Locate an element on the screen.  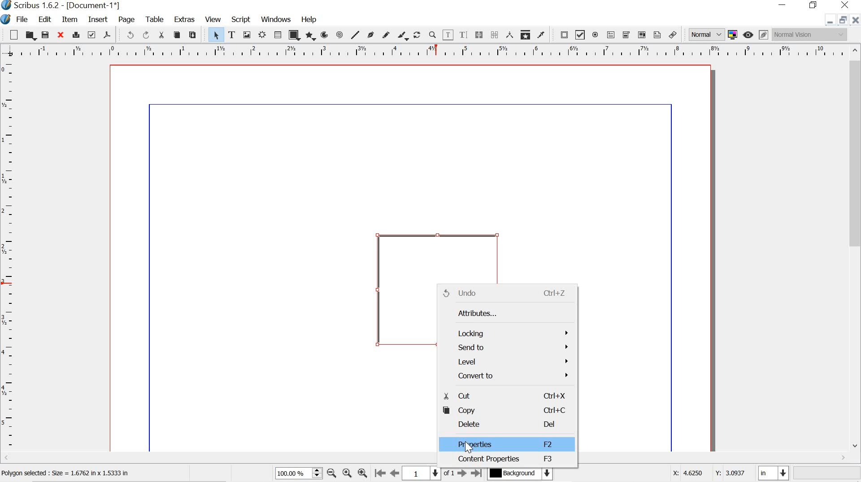
EDIT IN PREVIEW MODE is located at coordinates (763, 35).